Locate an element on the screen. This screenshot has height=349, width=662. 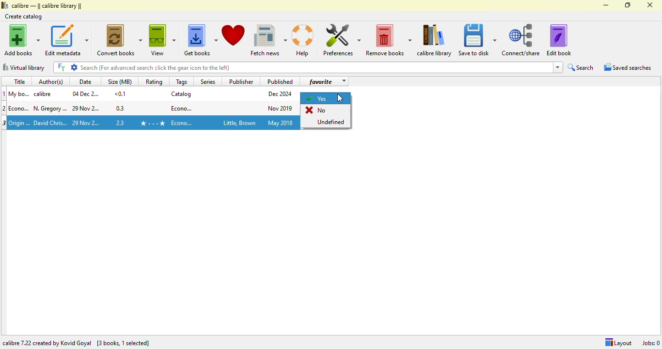
title is located at coordinates (19, 81).